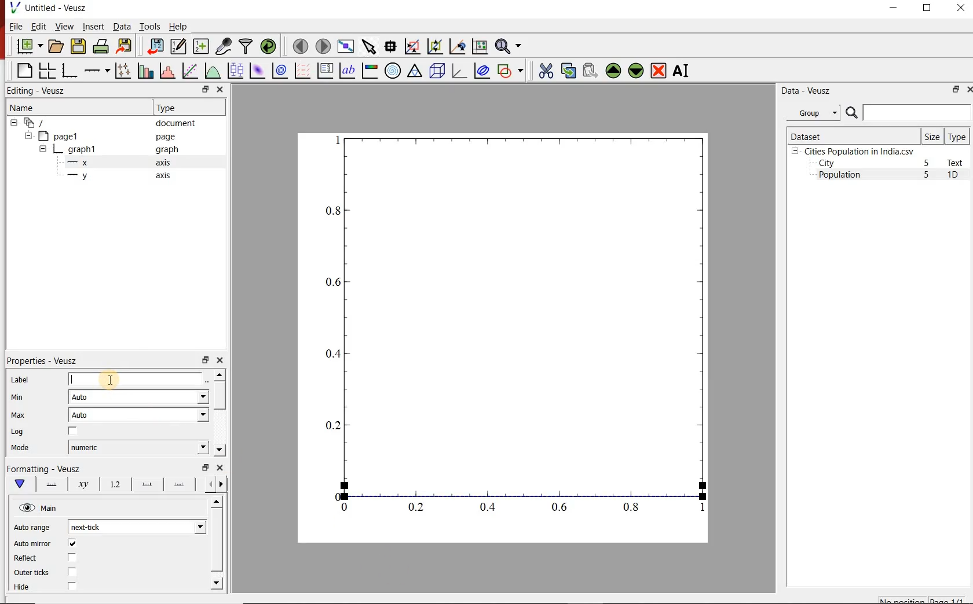 This screenshot has width=973, height=604. What do you see at coordinates (45, 469) in the screenshot?
I see `Formatting - Veusz` at bounding box center [45, 469].